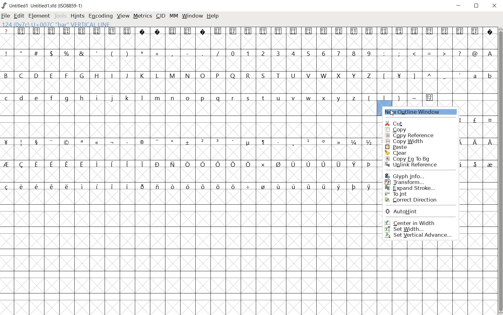 The height and width of the screenshot is (315, 503). Describe the element at coordinates (188, 109) in the screenshot. I see `empty cells` at that location.